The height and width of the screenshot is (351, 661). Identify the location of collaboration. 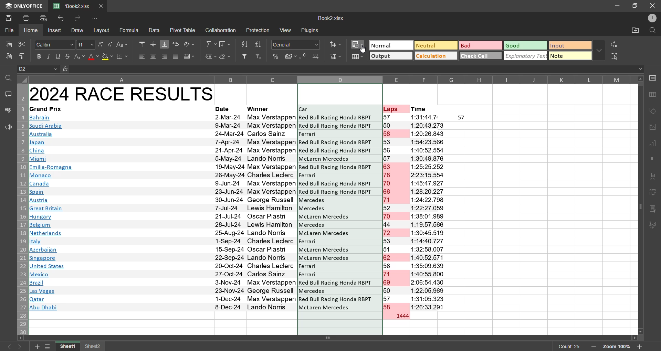
(220, 31).